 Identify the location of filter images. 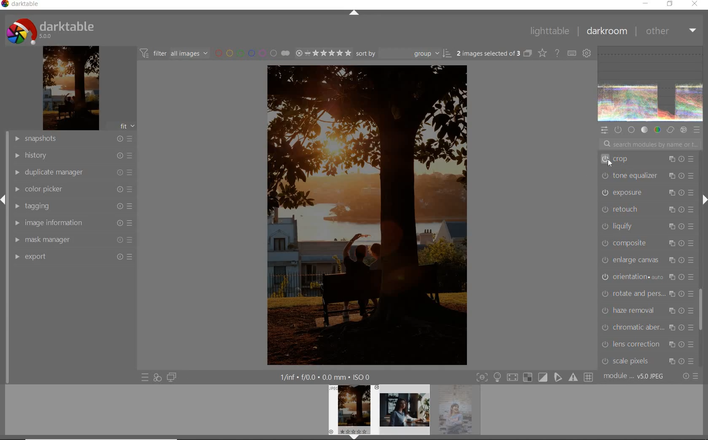
(174, 54).